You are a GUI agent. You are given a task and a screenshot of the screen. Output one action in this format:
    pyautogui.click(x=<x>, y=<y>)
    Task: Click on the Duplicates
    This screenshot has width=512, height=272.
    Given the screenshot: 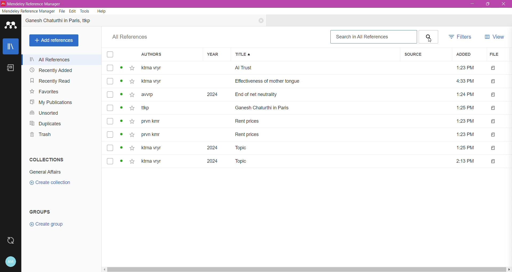 What is the action you would take?
    pyautogui.click(x=45, y=124)
    